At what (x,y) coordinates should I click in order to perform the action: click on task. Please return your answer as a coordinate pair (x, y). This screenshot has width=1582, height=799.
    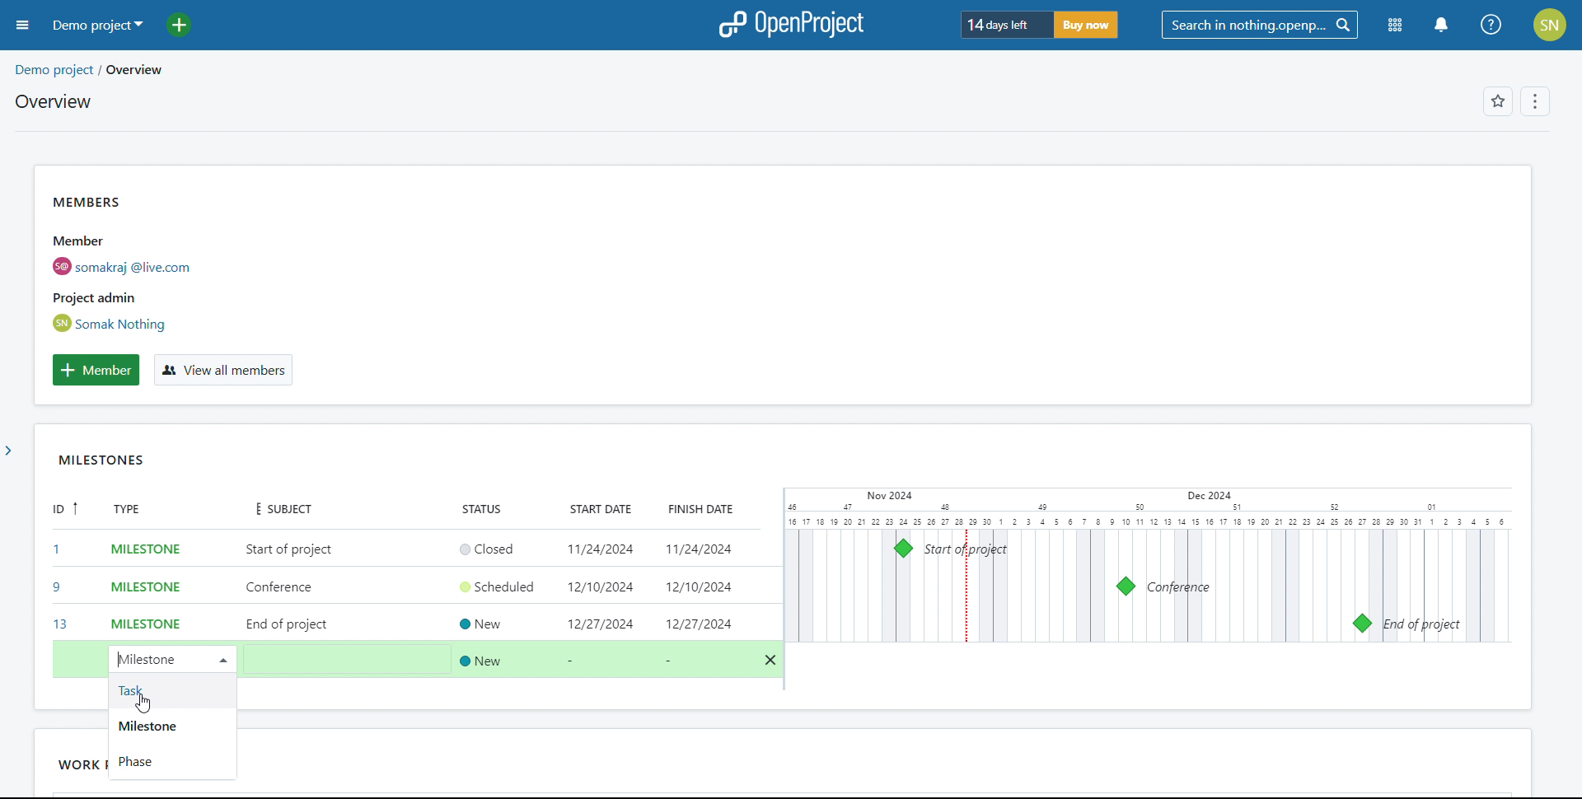
    Looking at the image, I should click on (171, 690).